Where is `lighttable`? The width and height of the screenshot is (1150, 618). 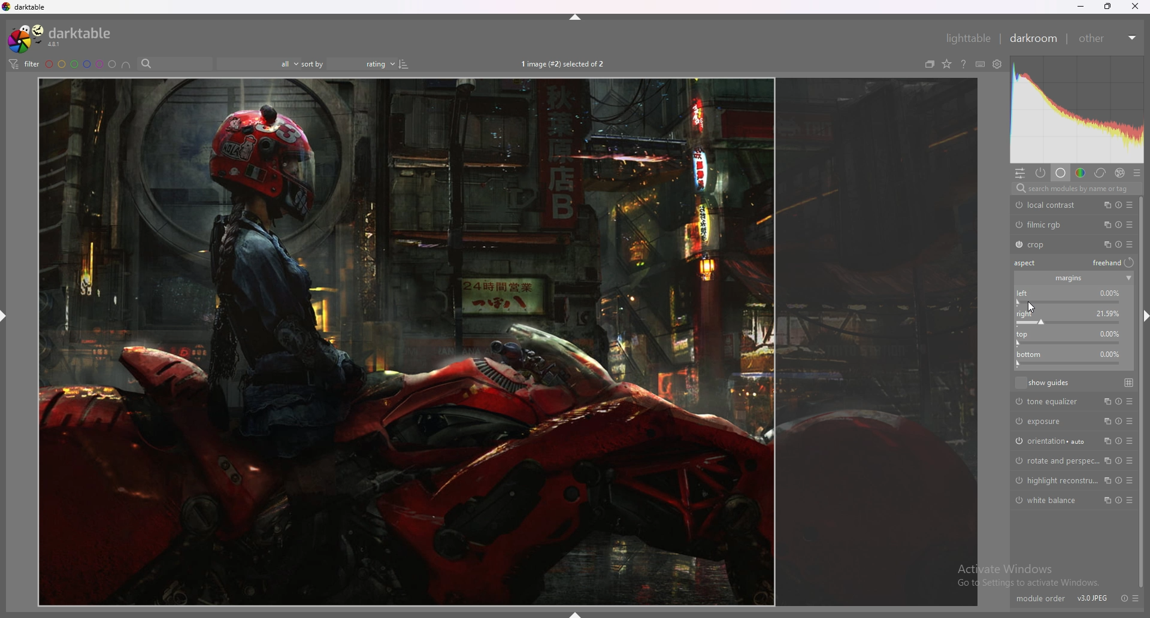 lighttable is located at coordinates (968, 38).